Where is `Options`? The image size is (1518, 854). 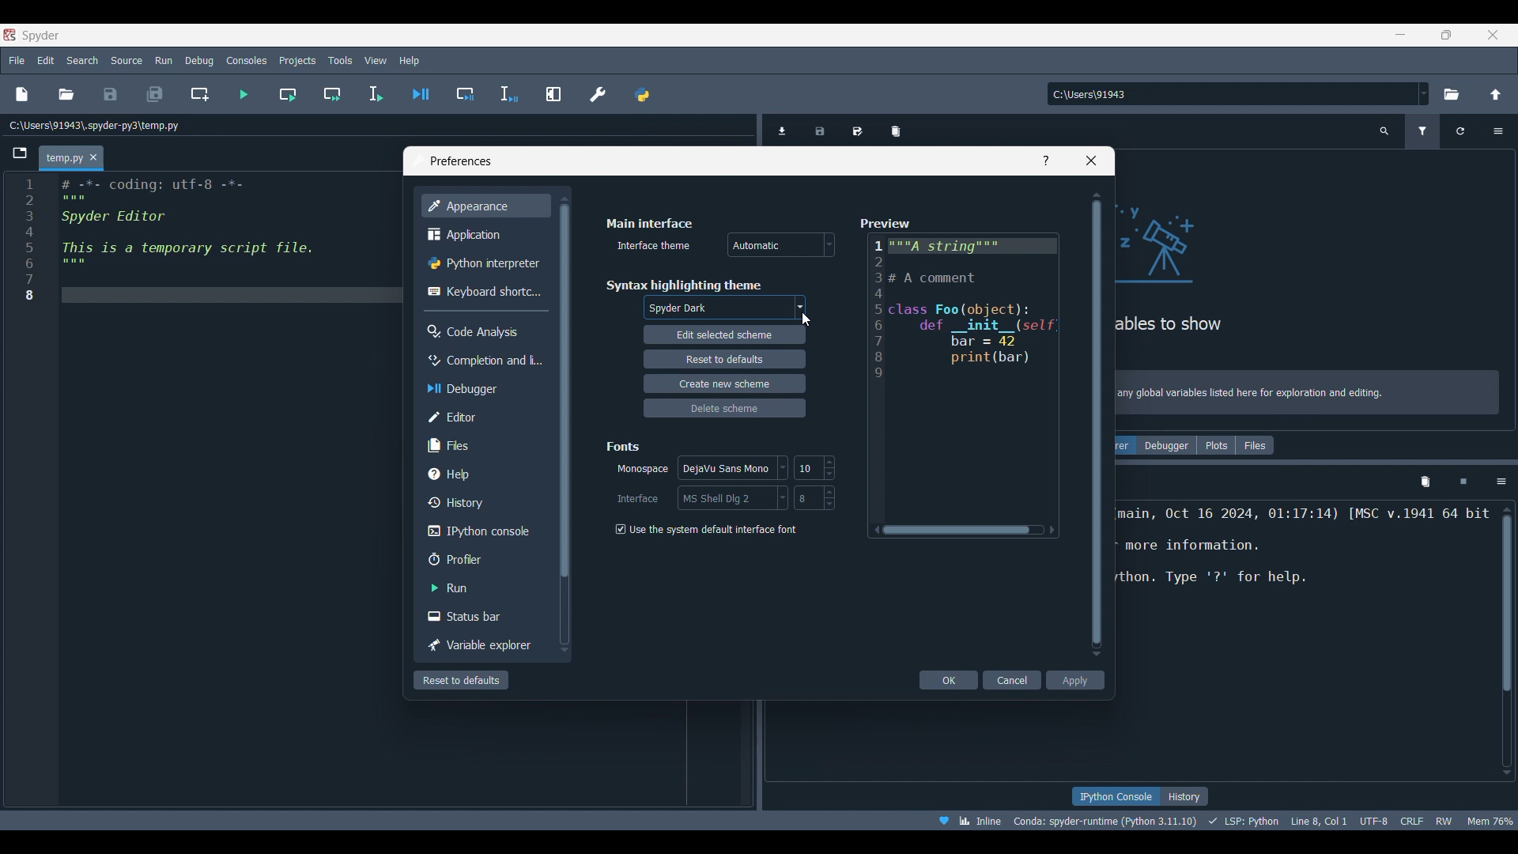 Options is located at coordinates (1497, 131).